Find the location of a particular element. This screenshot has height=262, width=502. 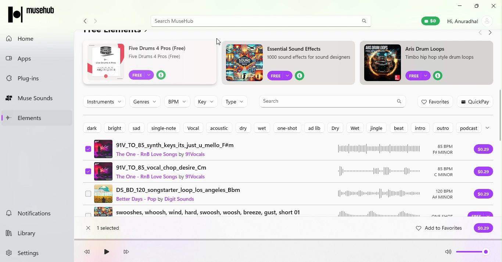

Podcast is located at coordinates (468, 128).